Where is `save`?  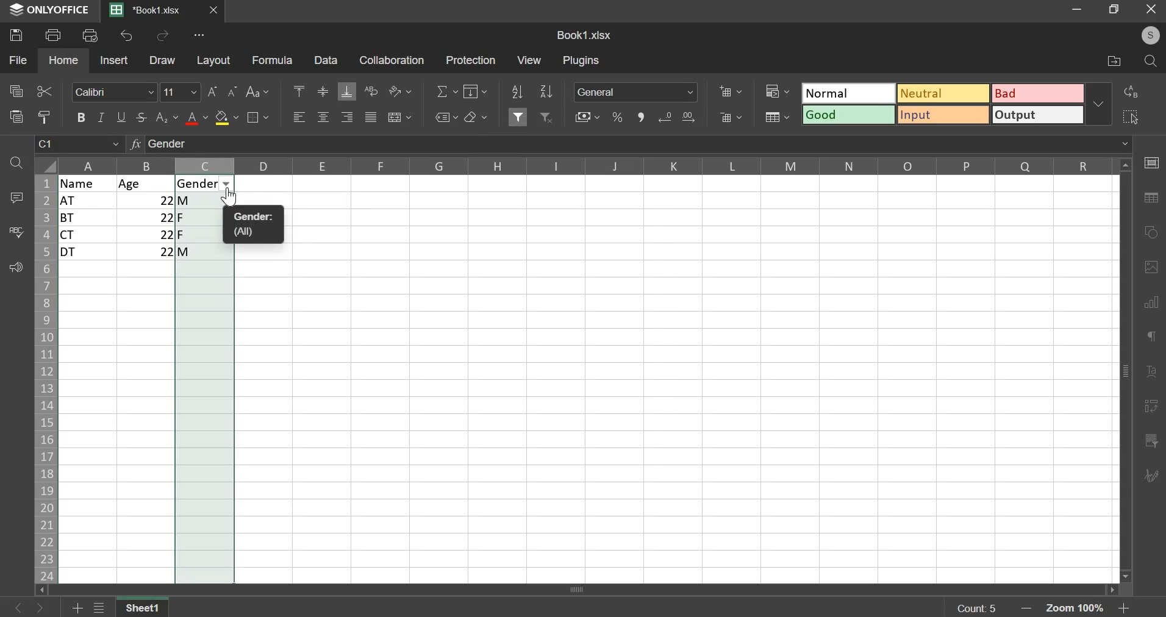 save is located at coordinates (15, 35).